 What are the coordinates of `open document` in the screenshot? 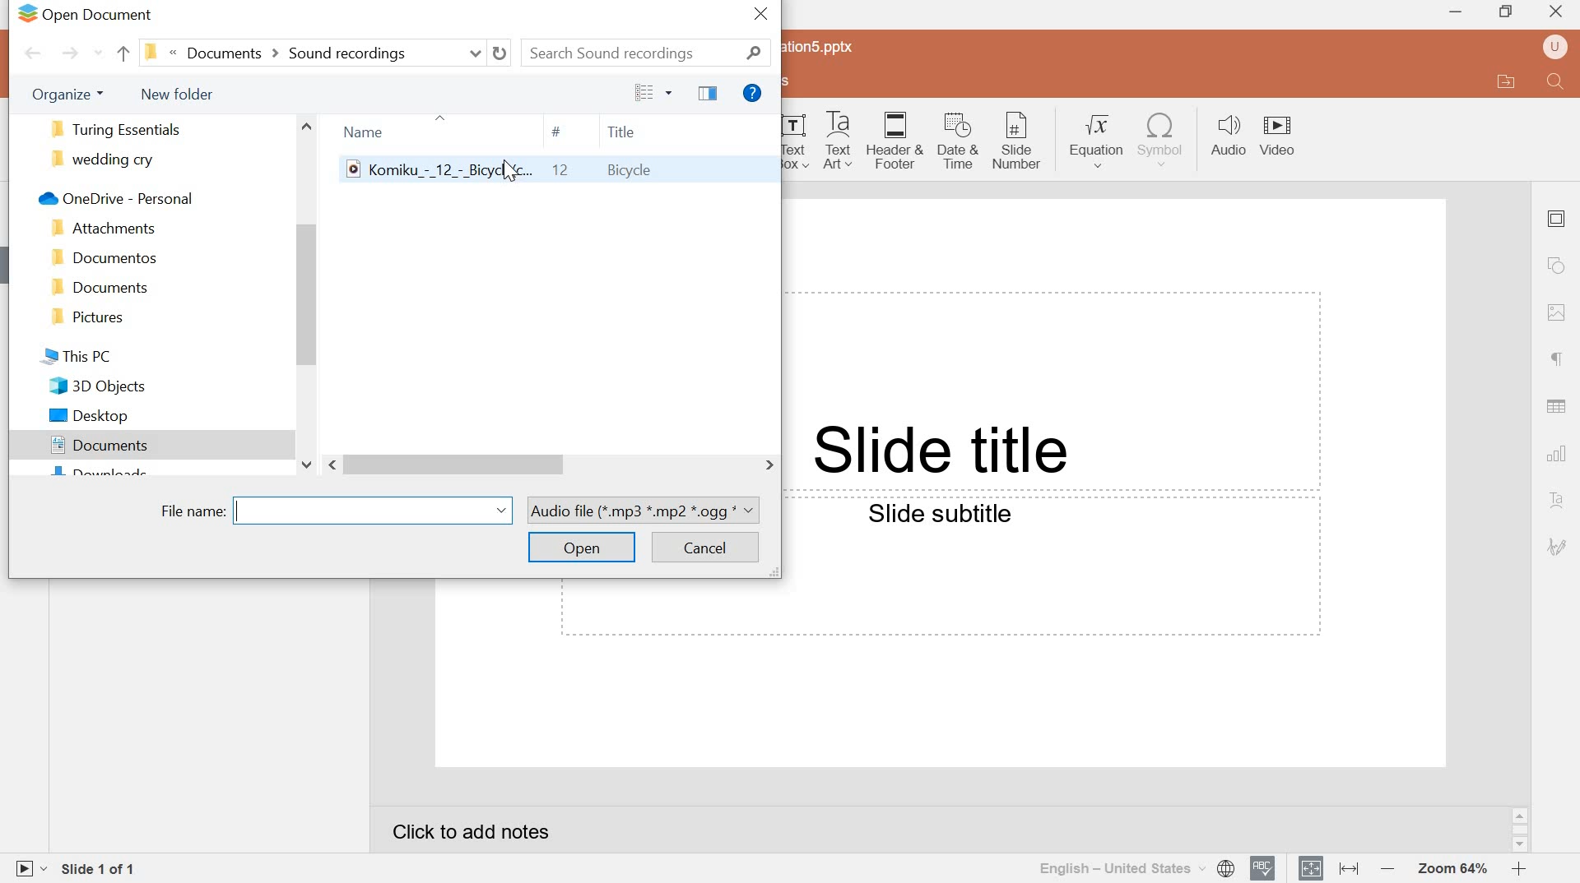 It's located at (102, 14).